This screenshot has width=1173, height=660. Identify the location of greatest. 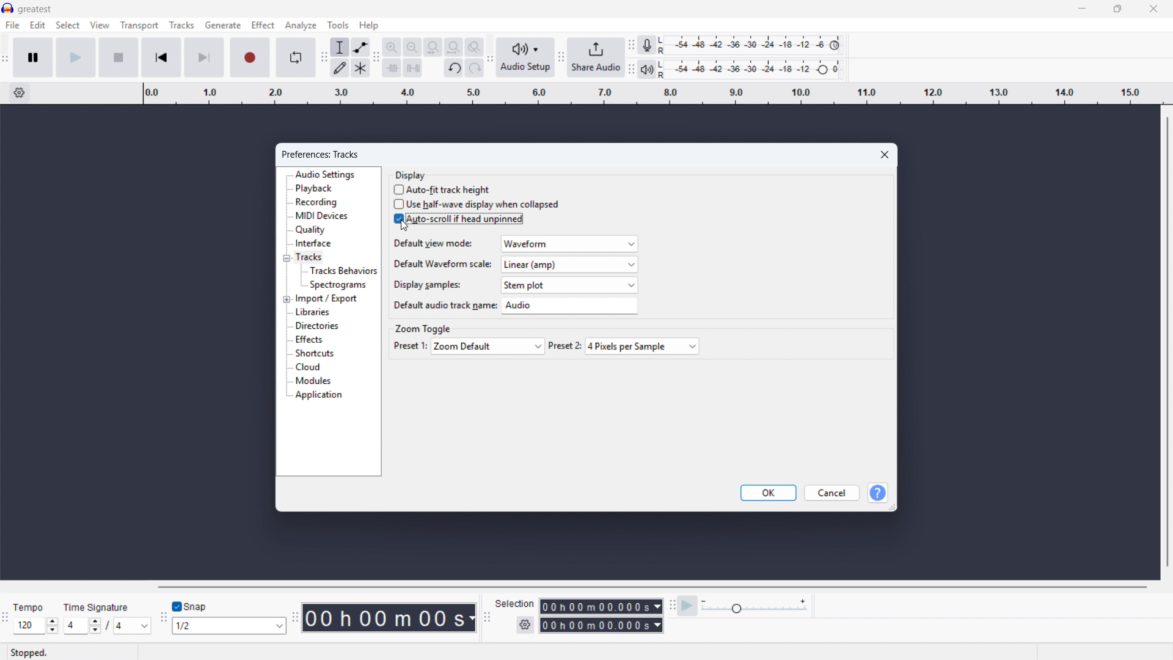
(35, 9).